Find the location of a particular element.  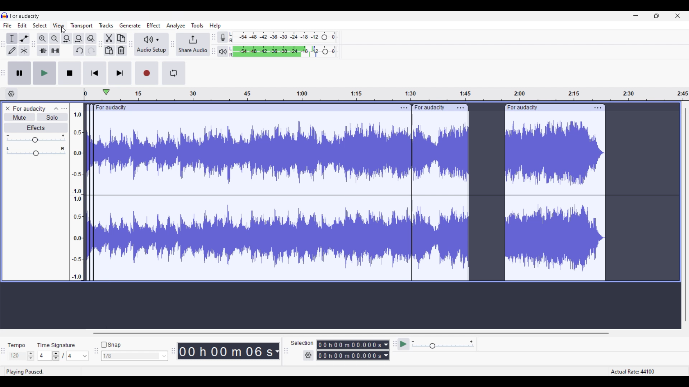

Scale to see track length is located at coordinates (386, 94).